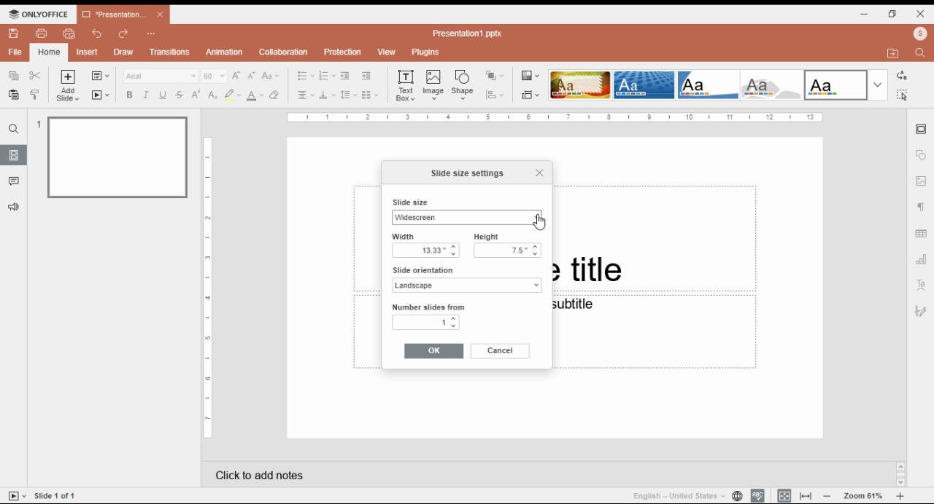 This screenshot has width=934, height=504. Describe the element at coordinates (12, 74) in the screenshot. I see `copy` at that location.